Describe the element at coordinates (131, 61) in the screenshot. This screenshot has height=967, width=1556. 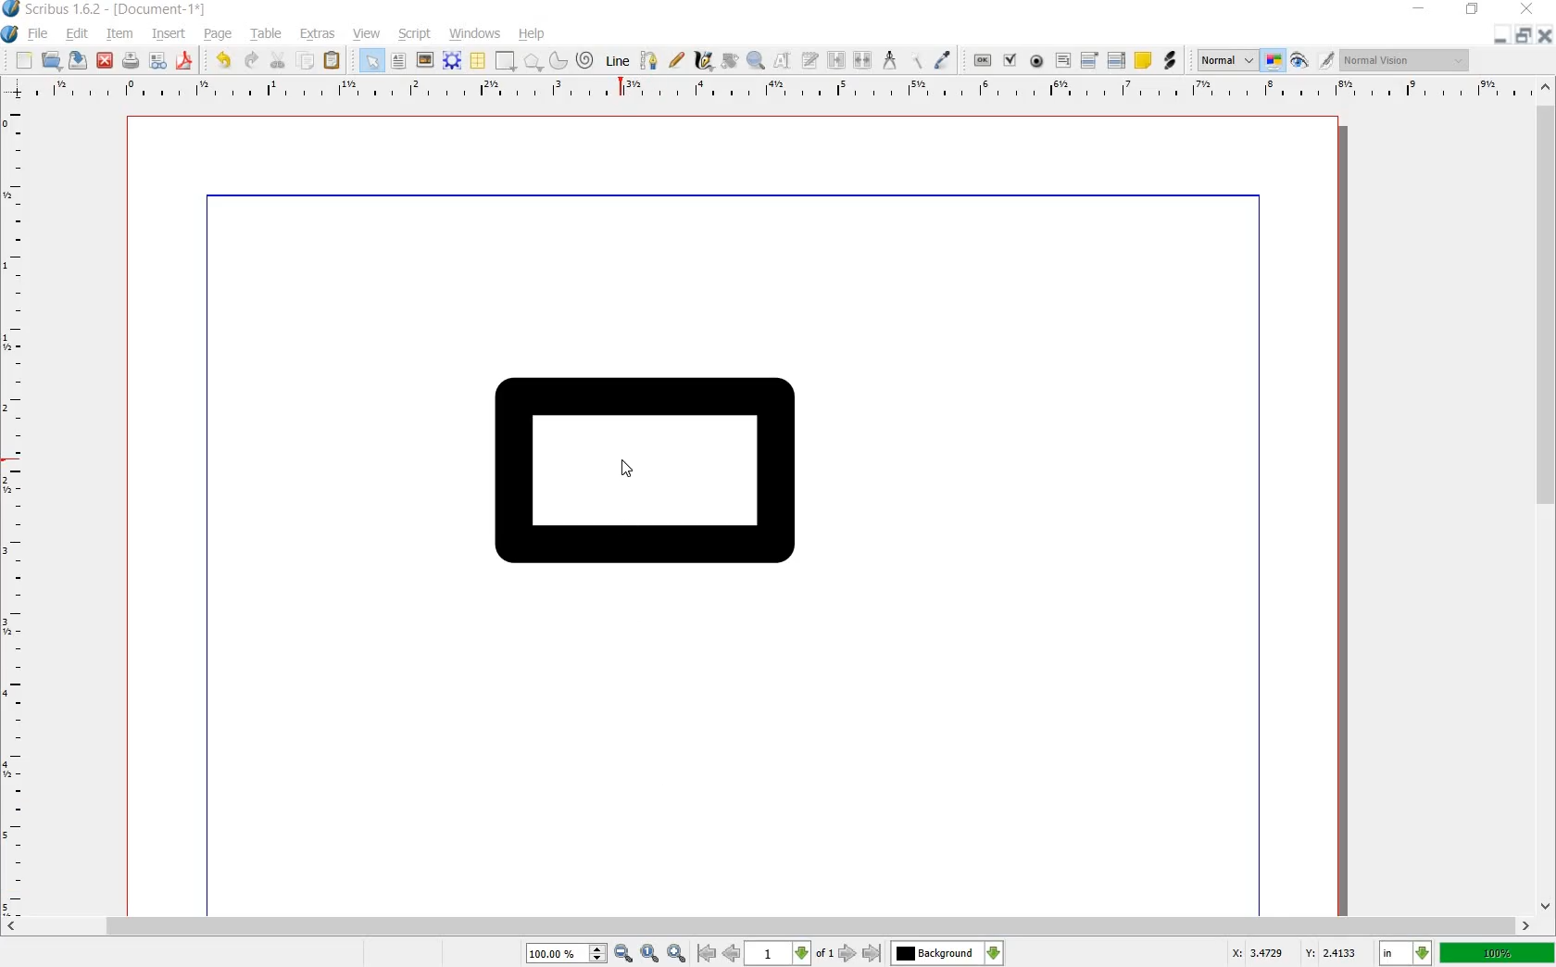
I see `print` at that location.